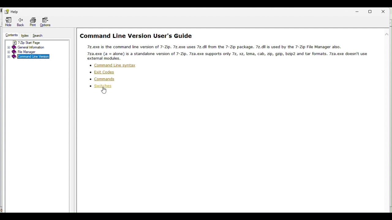 This screenshot has height=220, width=392. I want to click on expand, so click(8, 53).